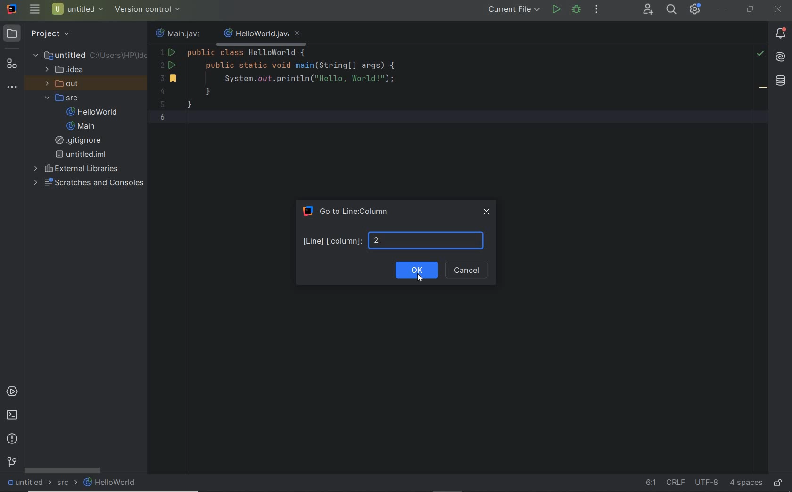 Image resolution: width=792 pixels, height=492 pixels. I want to click on external Libraries, so click(76, 168).